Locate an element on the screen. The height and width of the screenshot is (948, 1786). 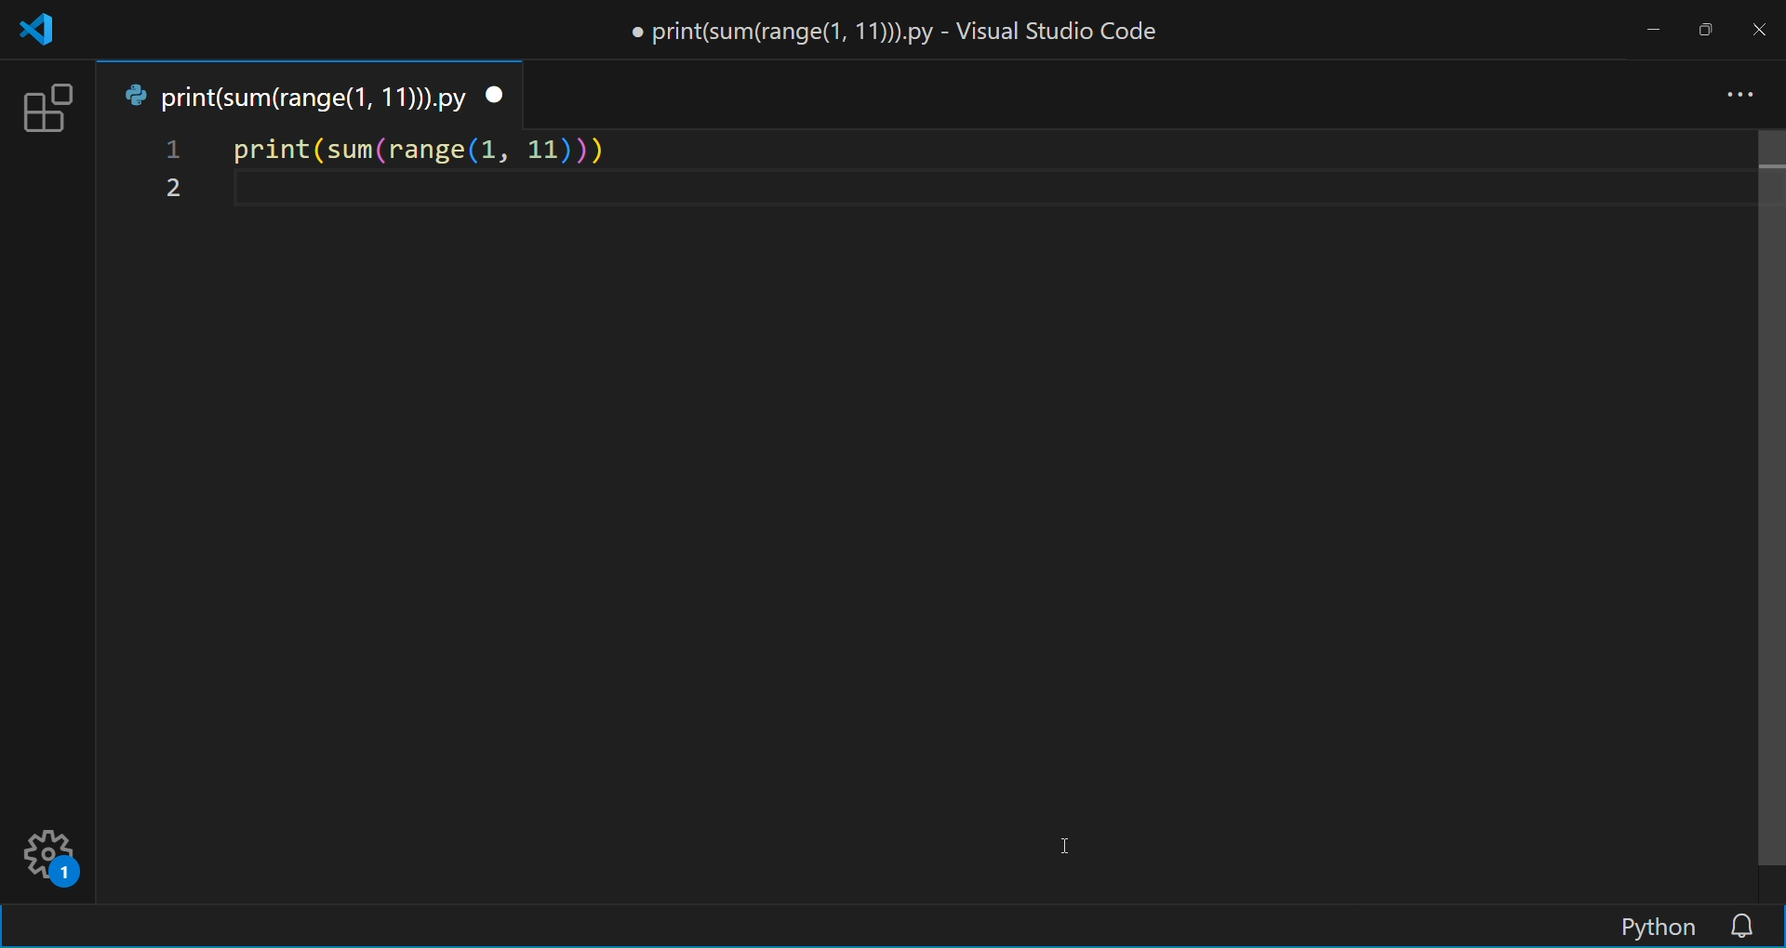
line number is located at coordinates (170, 166).